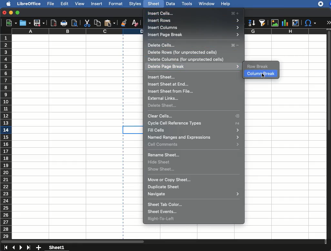 This screenshot has height=251, width=331. What do you see at coordinates (261, 74) in the screenshot?
I see `column break` at bounding box center [261, 74].